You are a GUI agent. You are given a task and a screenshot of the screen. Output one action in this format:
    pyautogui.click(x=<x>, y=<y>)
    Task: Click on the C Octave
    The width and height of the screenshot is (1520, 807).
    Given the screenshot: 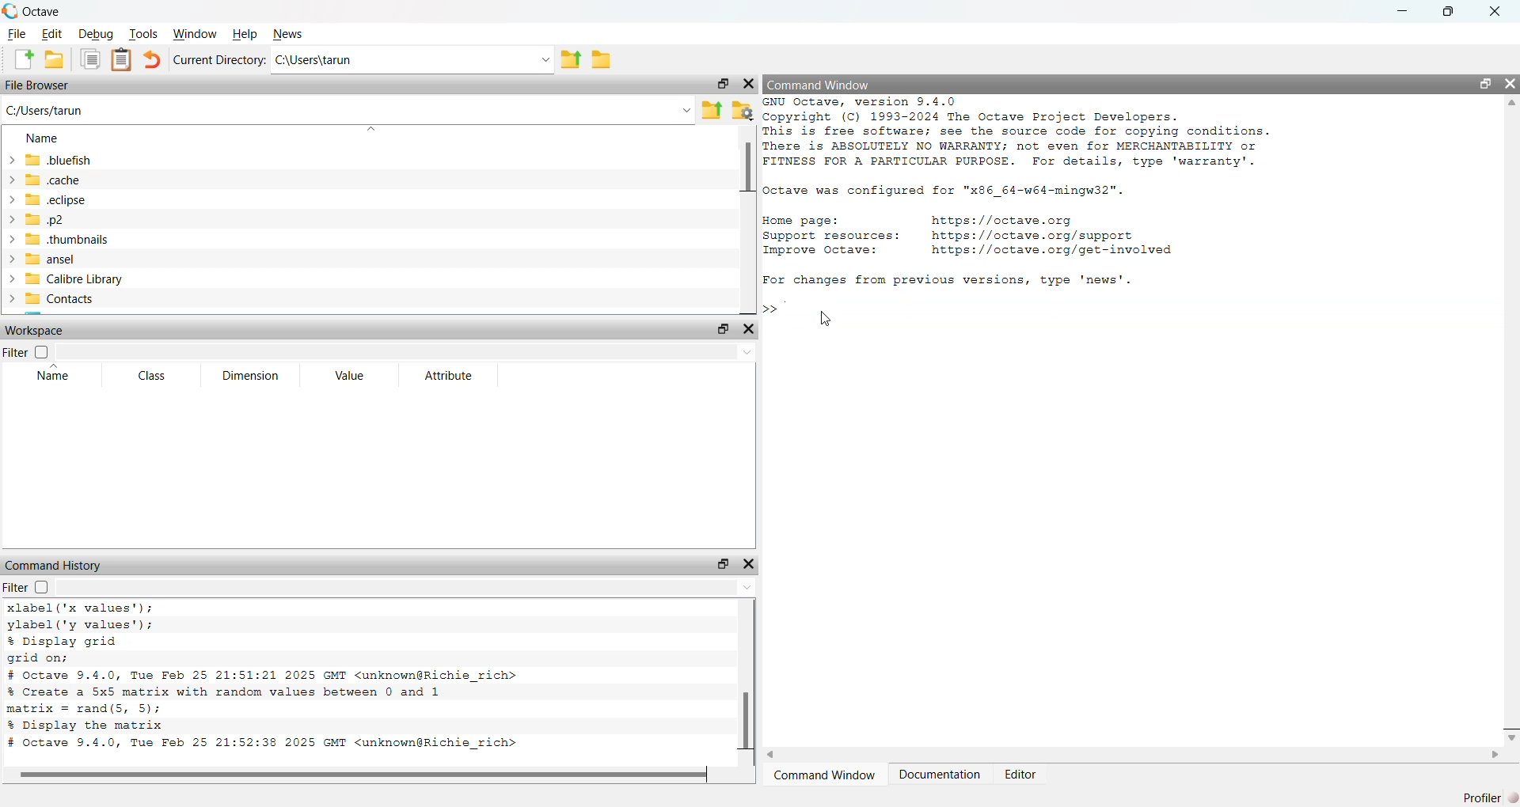 What is the action you would take?
    pyautogui.click(x=42, y=10)
    